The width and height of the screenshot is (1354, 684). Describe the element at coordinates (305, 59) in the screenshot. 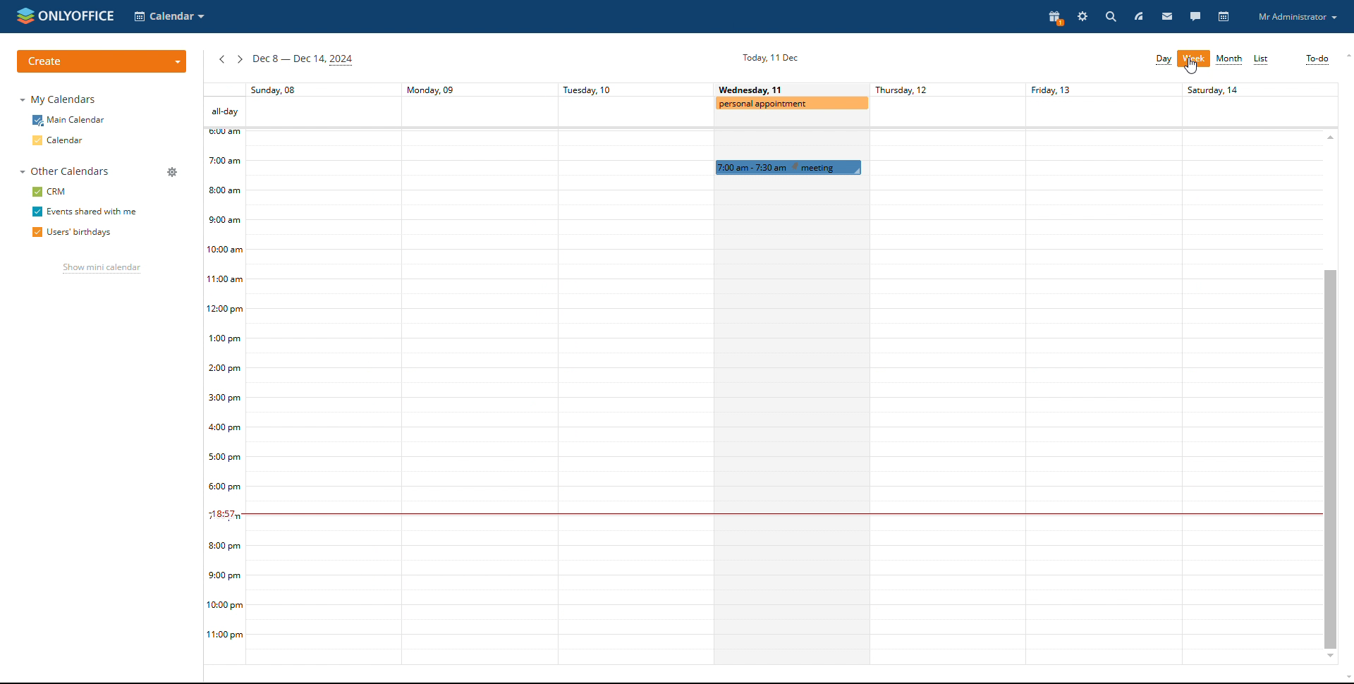

I see `current week` at that location.